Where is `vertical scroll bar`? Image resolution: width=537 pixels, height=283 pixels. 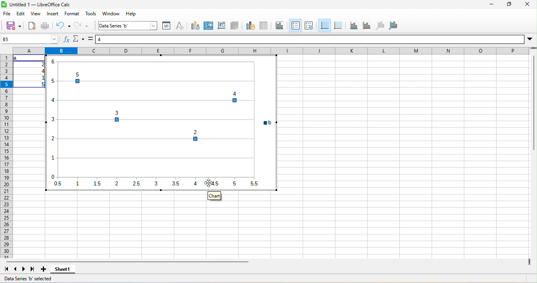 vertical scroll bar is located at coordinates (533, 100).